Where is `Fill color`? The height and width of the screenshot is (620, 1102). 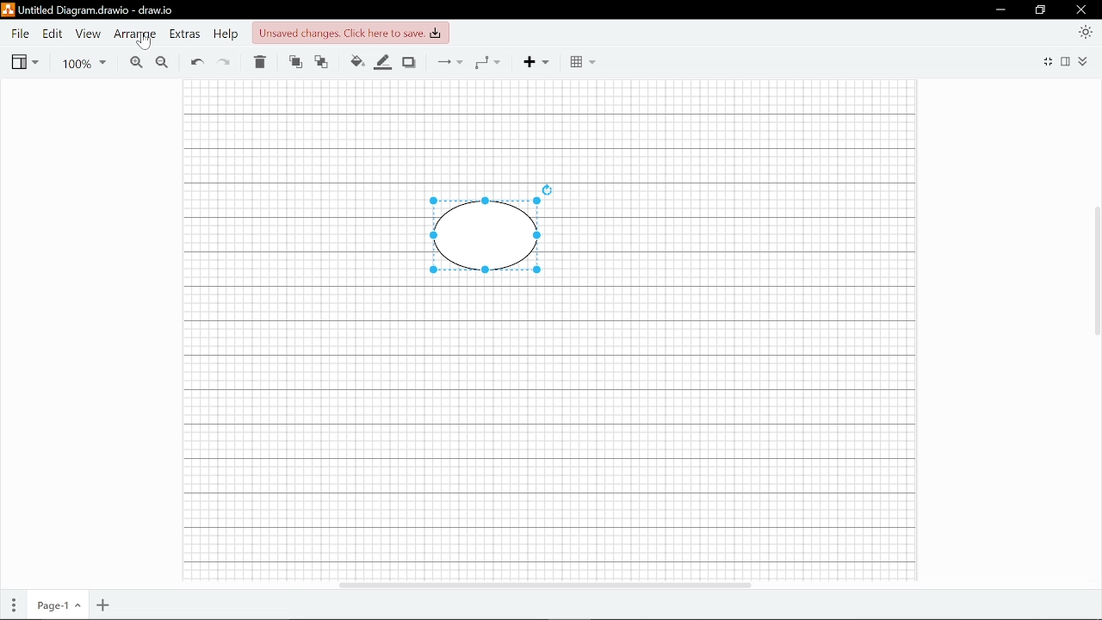 Fill color is located at coordinates (356, 62).